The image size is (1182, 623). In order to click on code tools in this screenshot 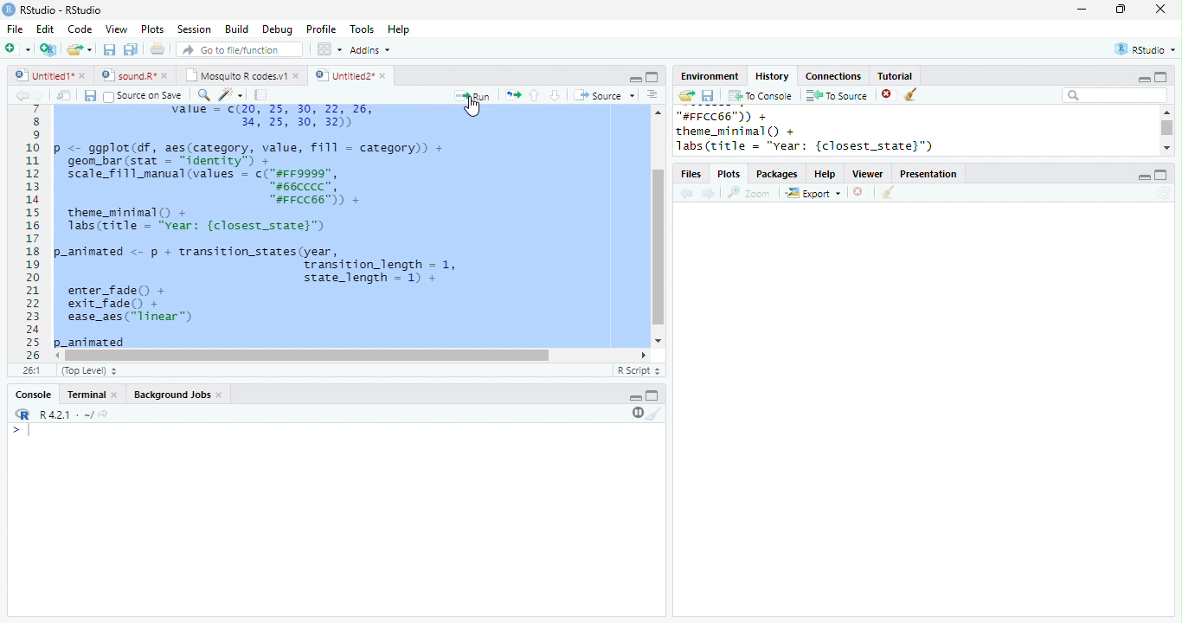, I will do `click(230, 94)`.